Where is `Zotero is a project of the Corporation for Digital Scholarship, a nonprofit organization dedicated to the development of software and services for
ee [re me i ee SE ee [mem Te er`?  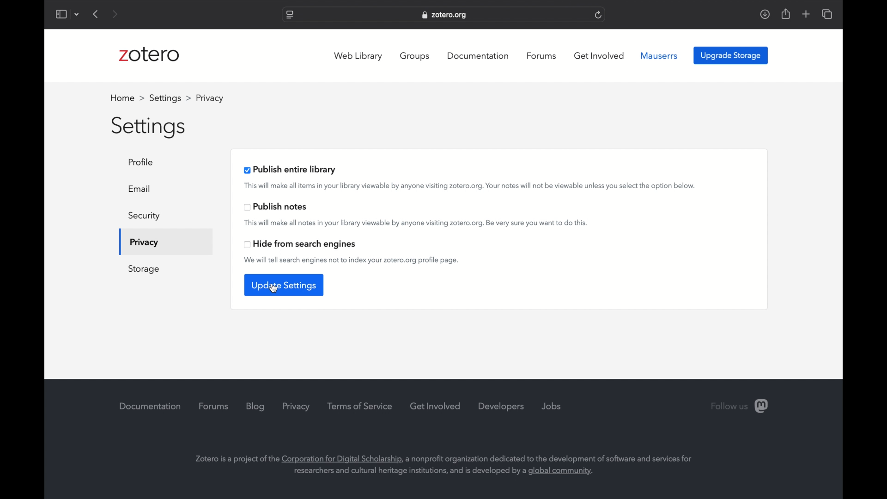
Zotero is a project of the Corporation for Digital Scholarship, a nonprofit organization dedicated to the development of software and services for
ee [re me i ee SE ee [mem Te er is located at coordinates (439, 461).